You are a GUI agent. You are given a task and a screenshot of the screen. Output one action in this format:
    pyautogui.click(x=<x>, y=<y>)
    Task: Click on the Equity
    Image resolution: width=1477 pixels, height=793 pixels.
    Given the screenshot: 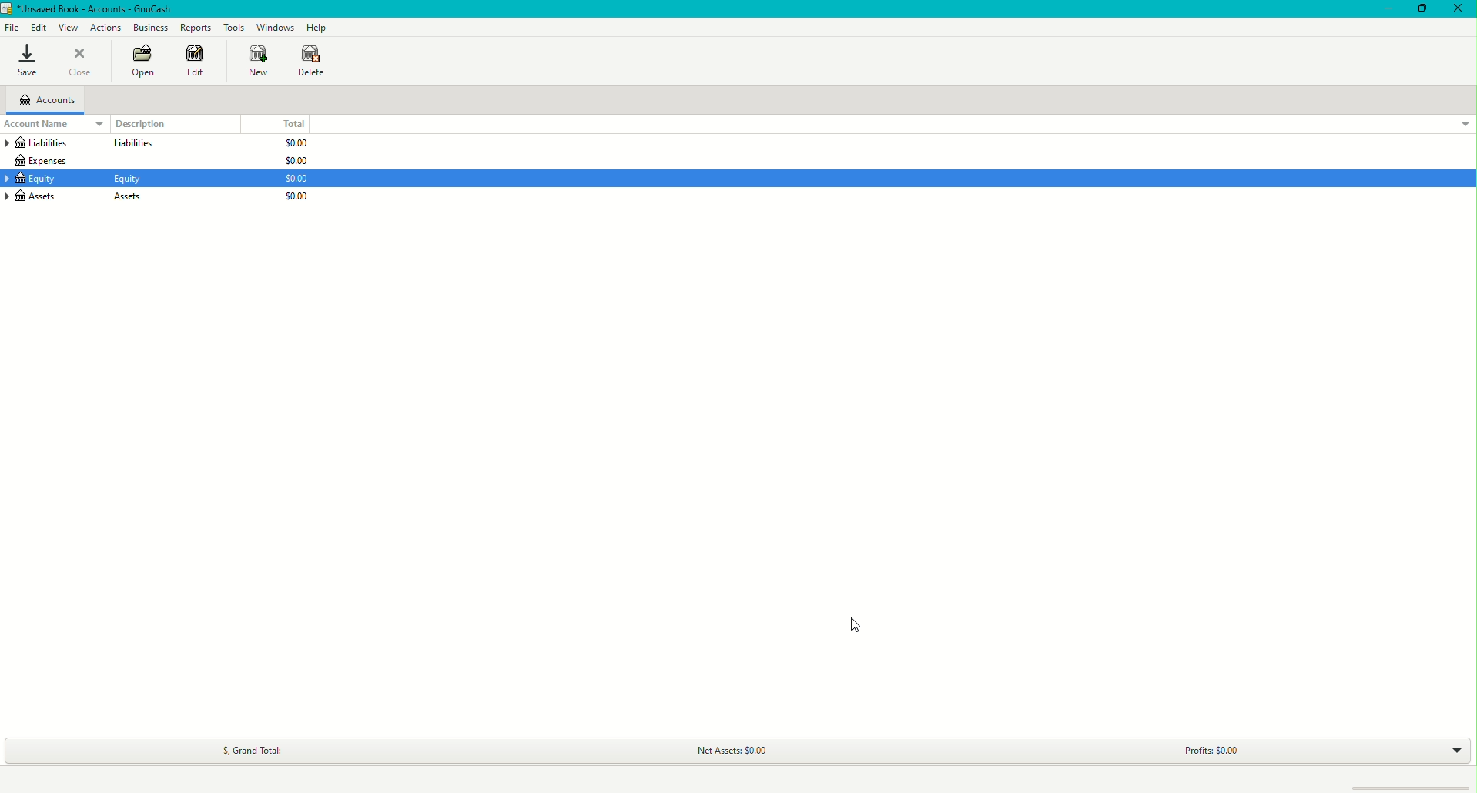 What is the action you would take?
    pyautogui.click(x=42, y=197)
    